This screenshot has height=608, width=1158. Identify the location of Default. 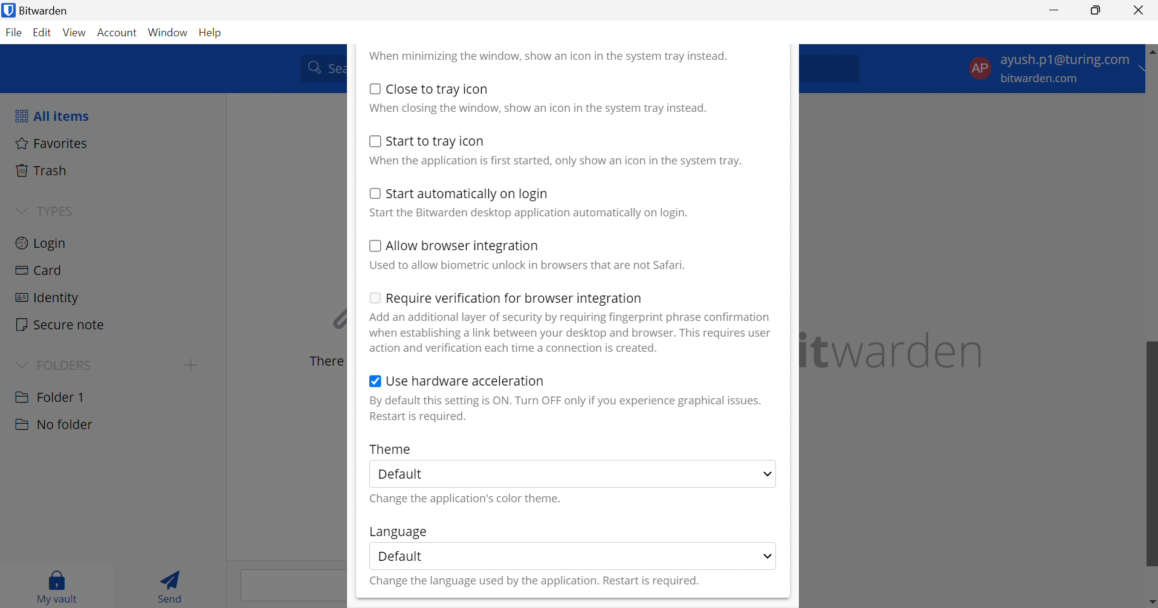
(401, 555).